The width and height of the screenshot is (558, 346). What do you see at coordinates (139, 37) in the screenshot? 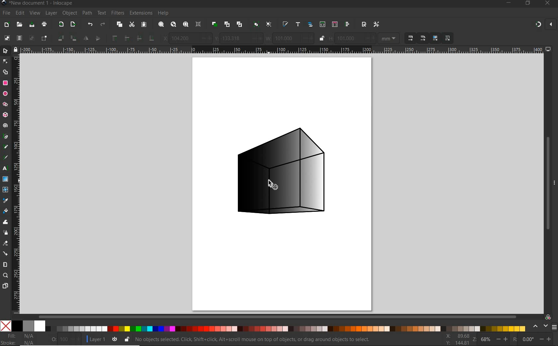
I see `LOWER SELECTION` at bounding box center [139, 37].